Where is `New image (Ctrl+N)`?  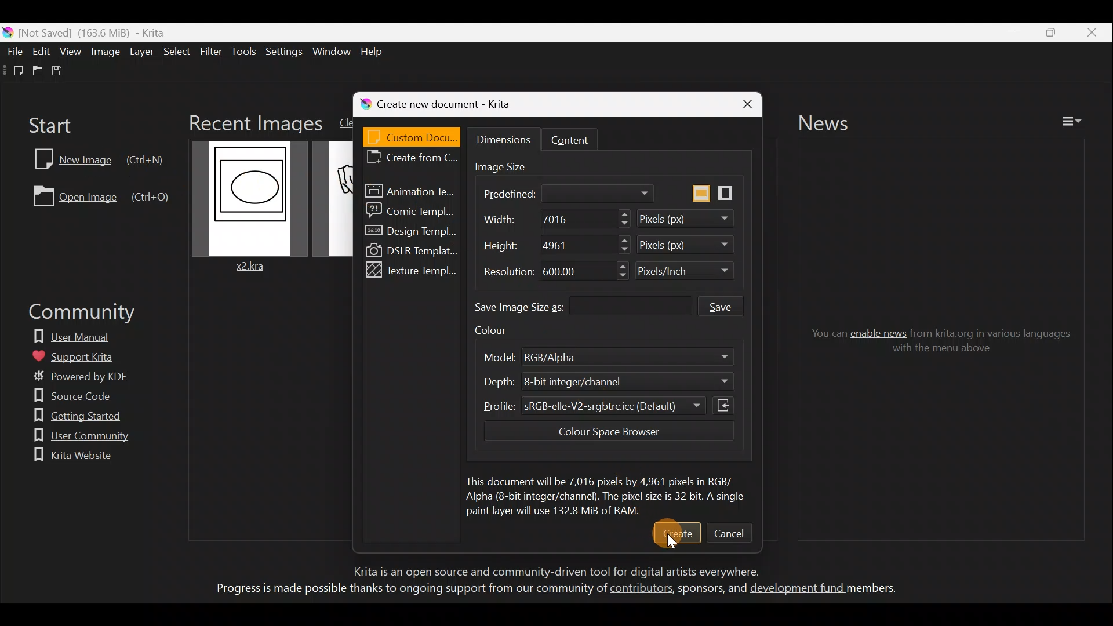
New image (Ctrl+N) is located at coordinates (94, 158).